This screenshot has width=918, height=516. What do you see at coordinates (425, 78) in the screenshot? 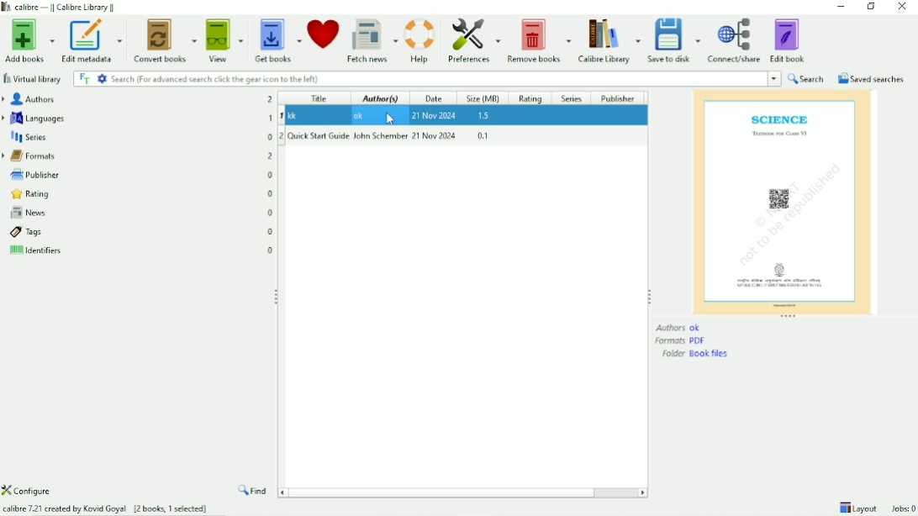
I see `Search` at bounding box center [425, 78].